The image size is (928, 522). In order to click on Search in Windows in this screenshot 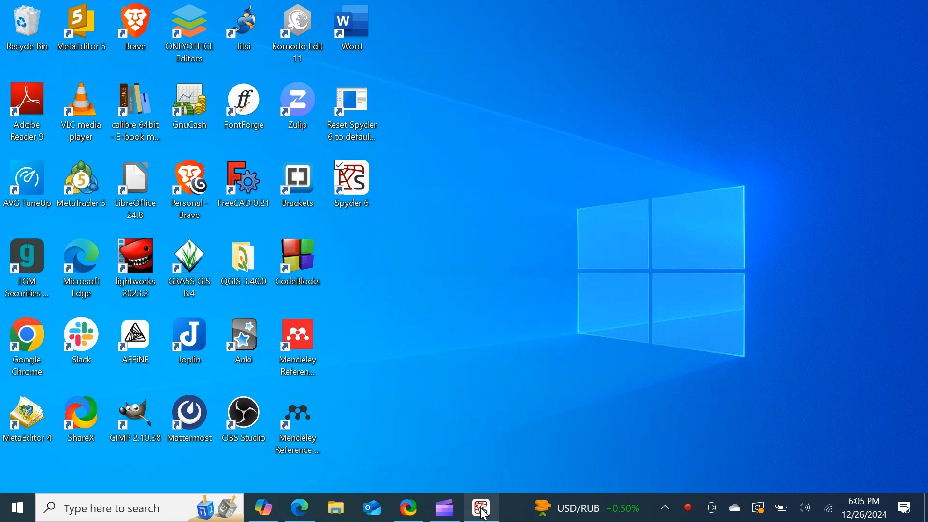, I will do `click(140, 508)`.